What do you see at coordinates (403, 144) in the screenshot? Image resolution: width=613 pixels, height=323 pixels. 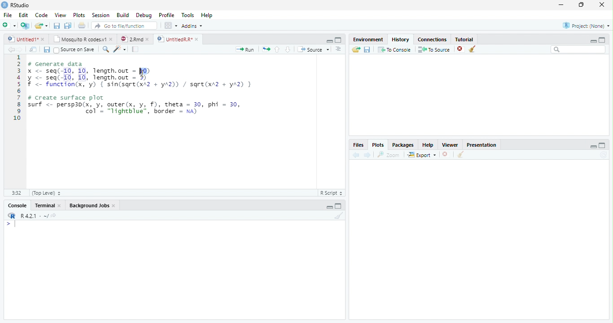 I see `Packages` at bounding box center [403, 144].